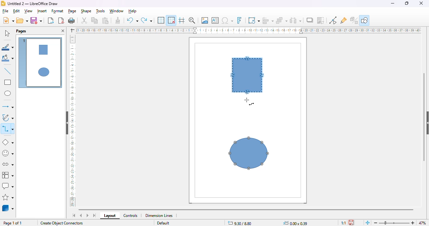 This screenshot has height=226, width=429. Describe the element at coordinates (101, 11) in the screenshot. I see `tools` at that location.